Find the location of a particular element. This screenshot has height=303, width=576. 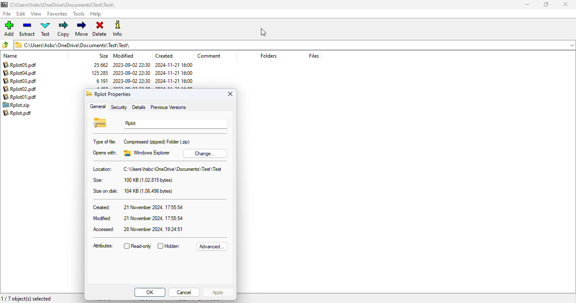

modified is located at coordinates (124, 56).